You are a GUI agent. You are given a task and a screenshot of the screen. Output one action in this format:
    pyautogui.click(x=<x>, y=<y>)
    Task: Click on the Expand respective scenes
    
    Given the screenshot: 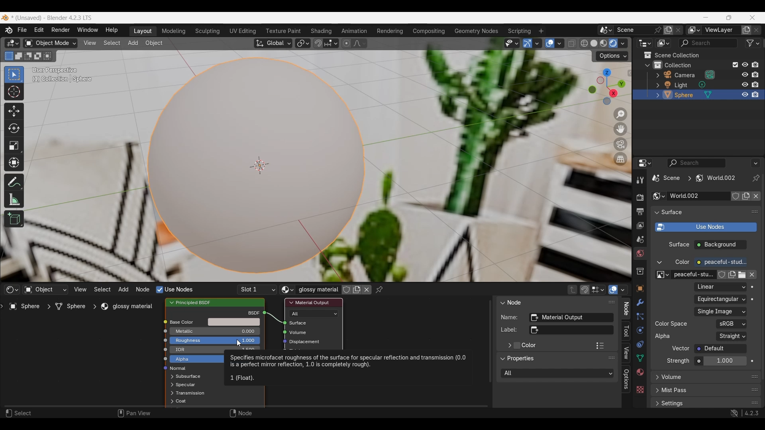 What is the action you would take?
    pyautogui.click(x=655, y=76)
    